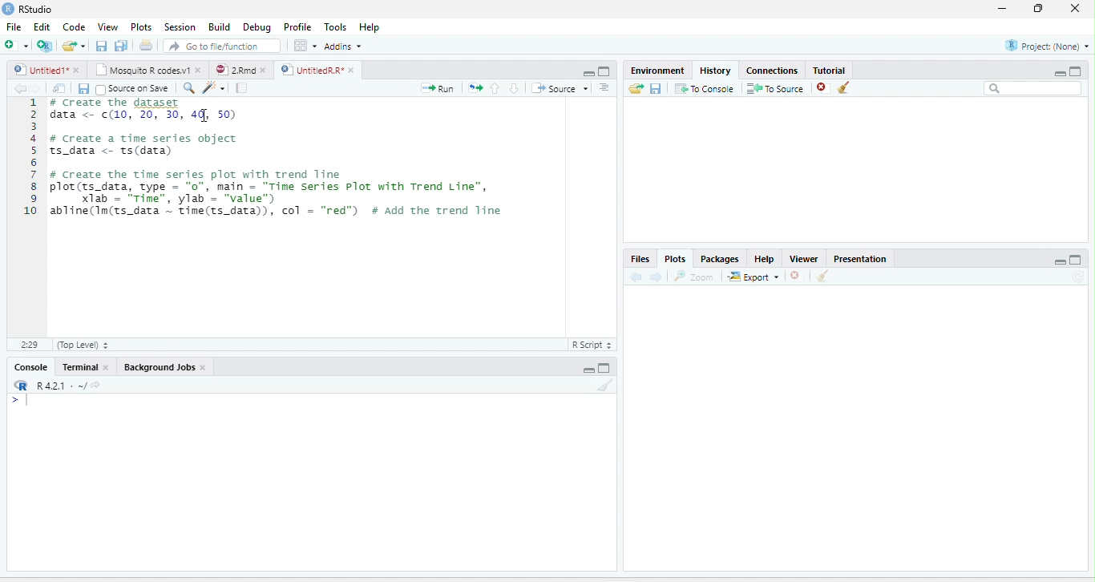 The image size is (1095, 582). Describe the element at coordinates (475, 88) in the screenshot. I see `Re-run the previous code region` at that location.